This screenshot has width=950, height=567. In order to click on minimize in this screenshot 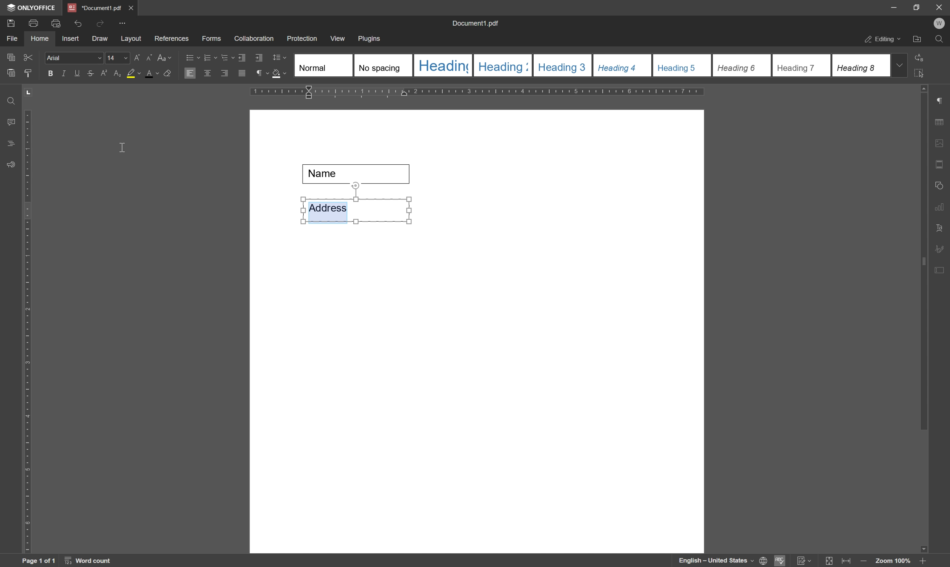, I will do `click(890, 6)`.